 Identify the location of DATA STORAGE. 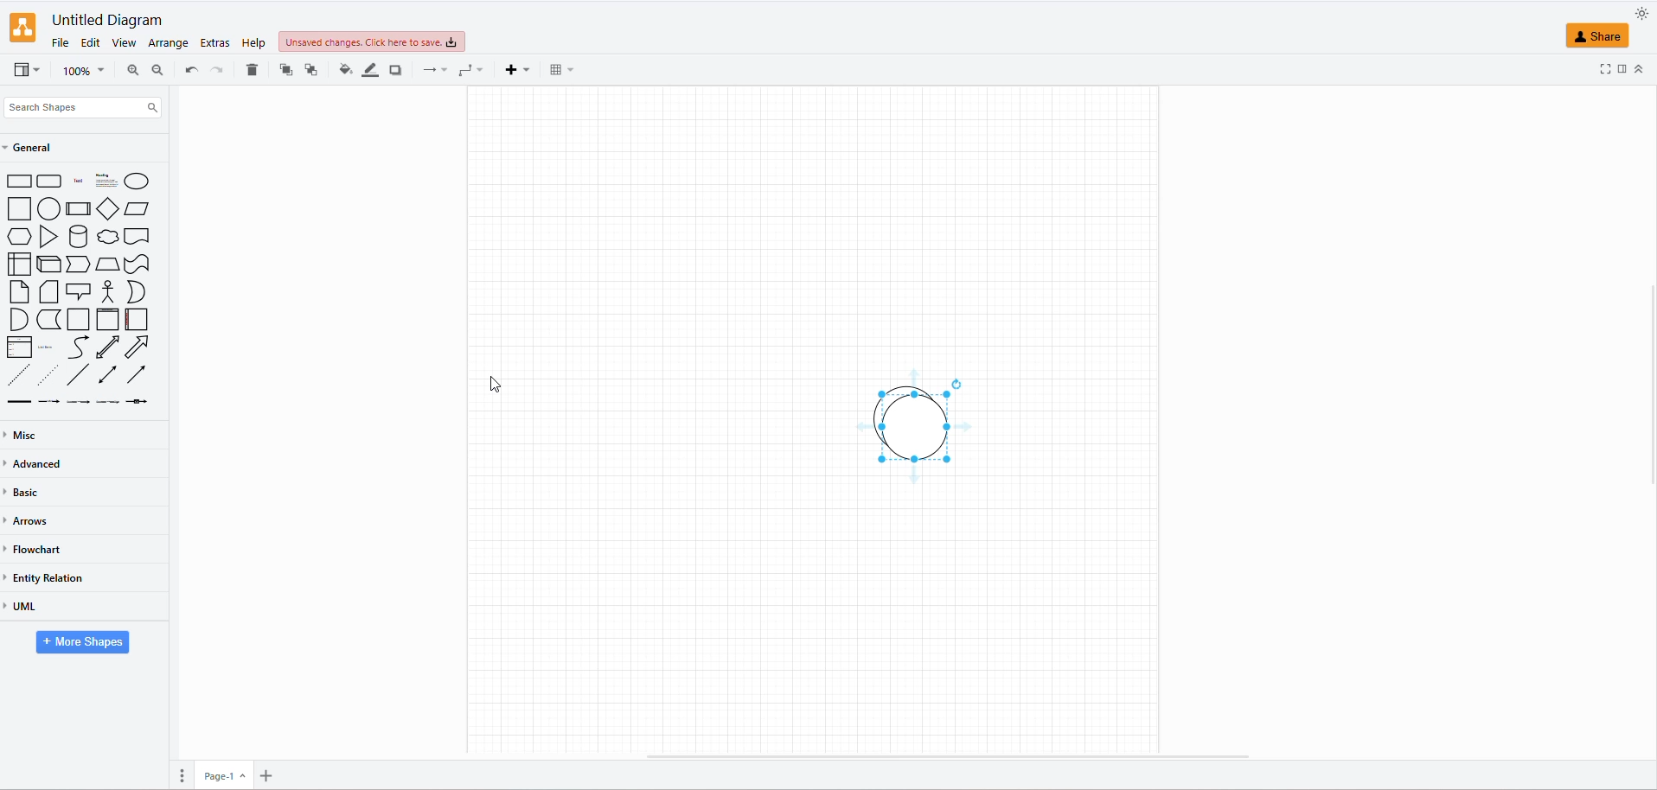
(49, 318).